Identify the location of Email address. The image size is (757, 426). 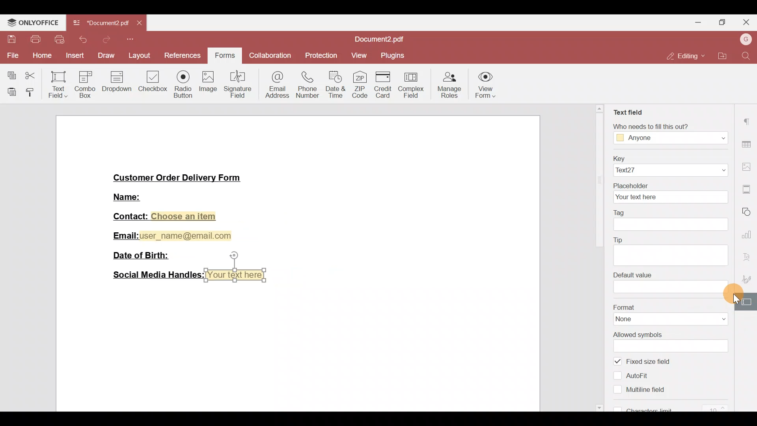
(274, 86).